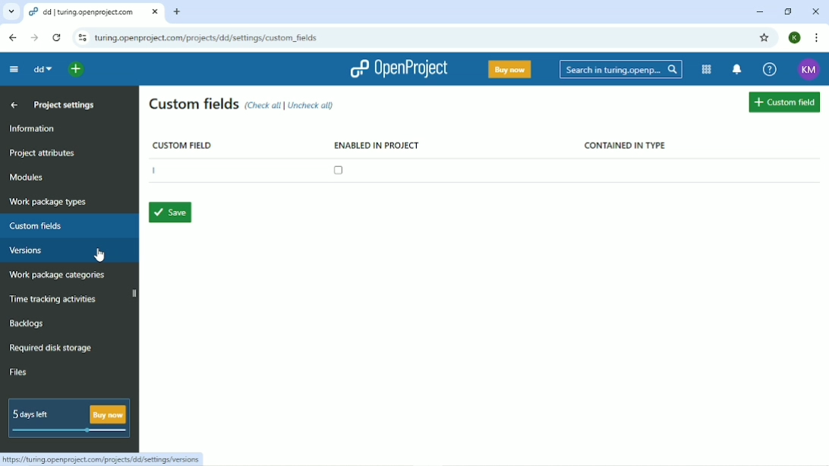 This screenshot has width=829, height=466. Describe the element at coordinates (621, 70) in the screenshot. I see `Search in Turing.opening` at that location.